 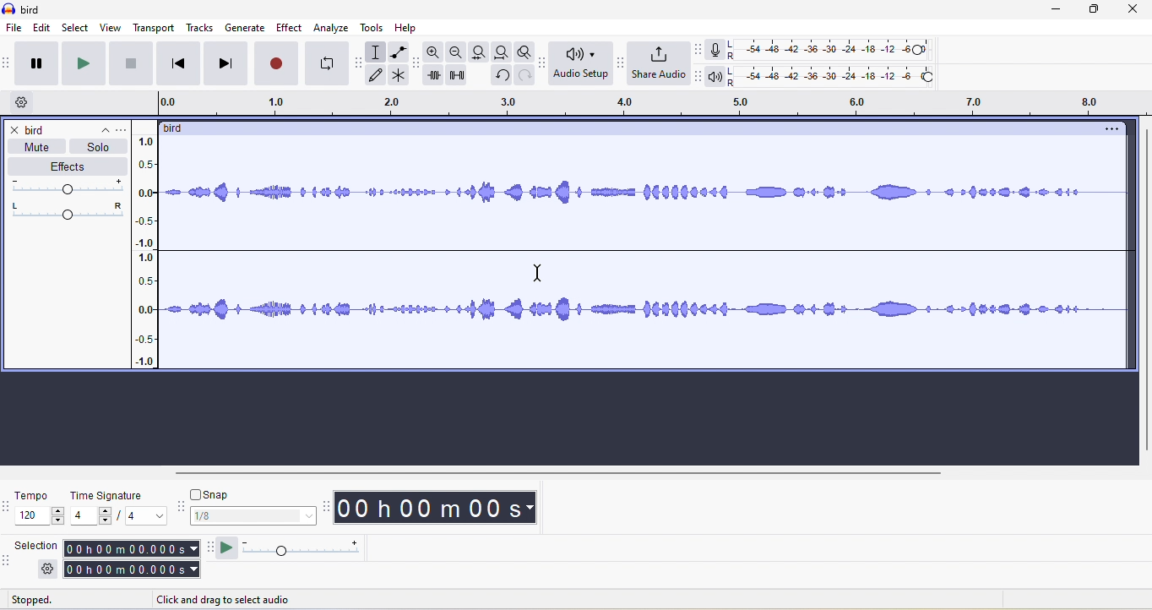 I want to click on audacity edit toolbar, so click(x=418, y=66).